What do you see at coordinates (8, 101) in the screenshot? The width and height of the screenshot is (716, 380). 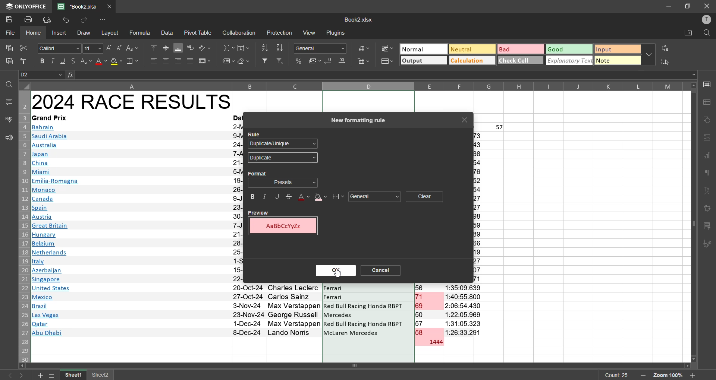 I see `comments` at bounding box center [8, 101].